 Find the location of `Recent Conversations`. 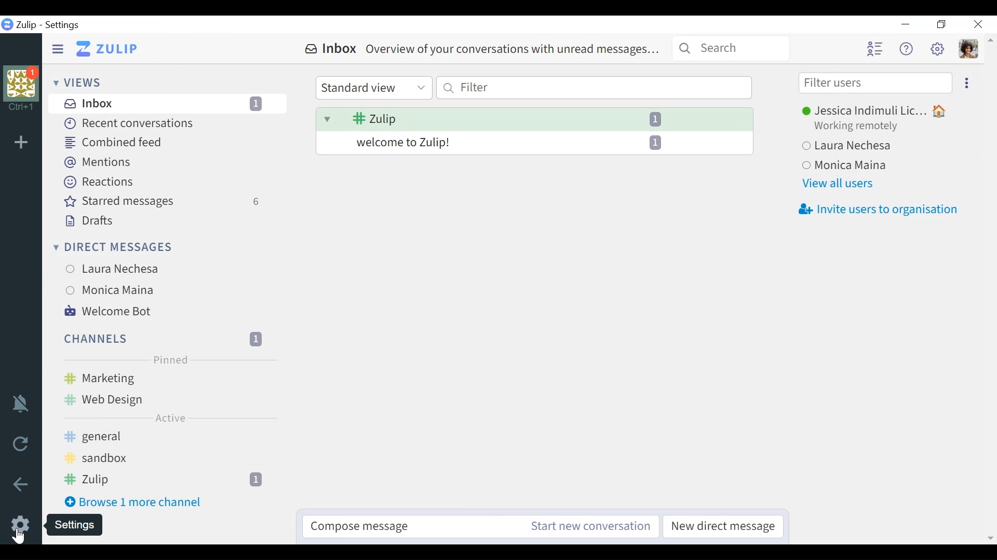

Recent Conversations is located at coordinates (131, 124).